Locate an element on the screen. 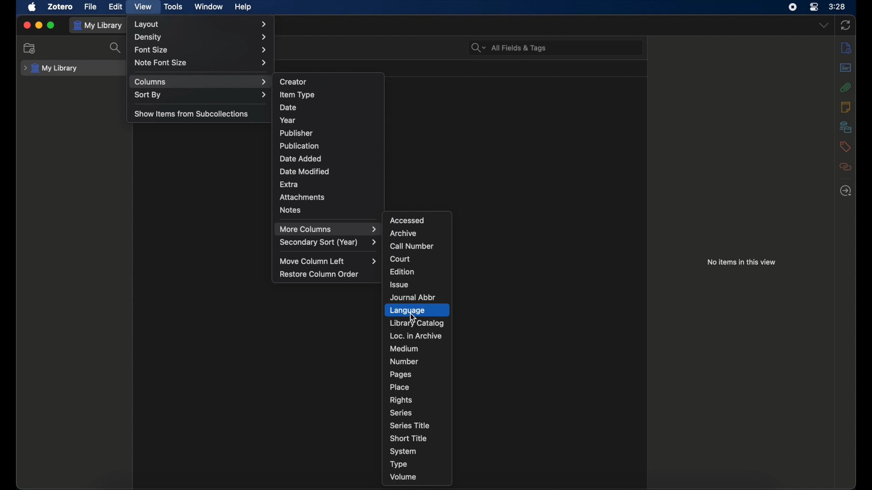 The width and height of the screenshot is (872, 490). library  catalog is located at coordinates (417, 323).